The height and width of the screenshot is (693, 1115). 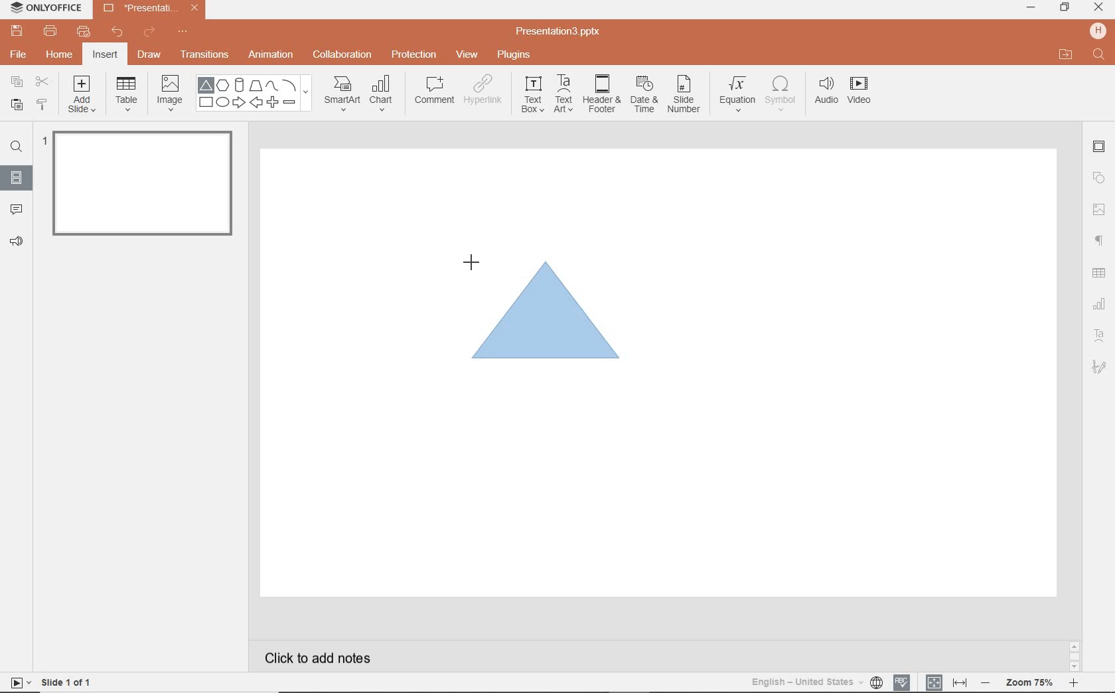 I want to click on TABLE, so click(x=127, y=94).